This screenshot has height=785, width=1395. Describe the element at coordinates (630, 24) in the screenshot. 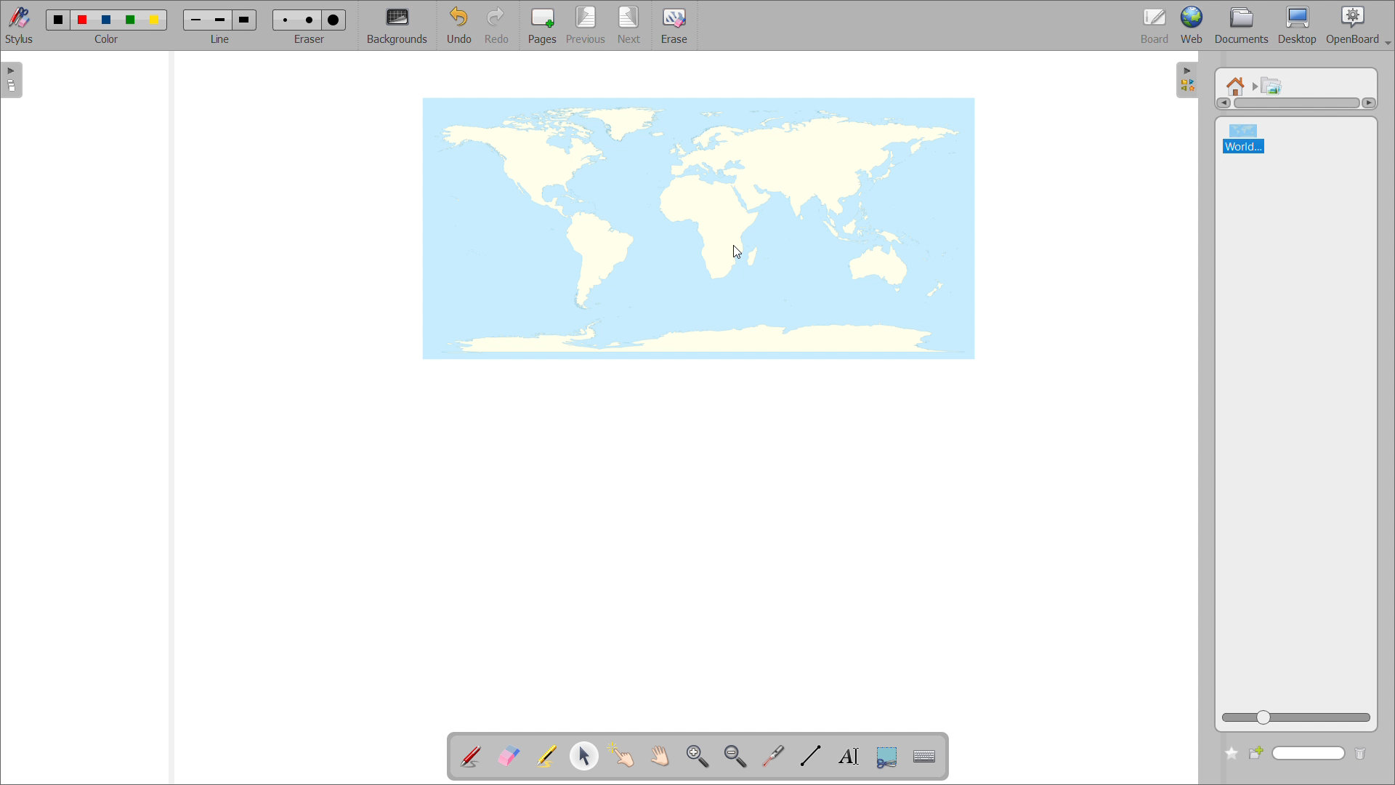

I see `next page` at that location.